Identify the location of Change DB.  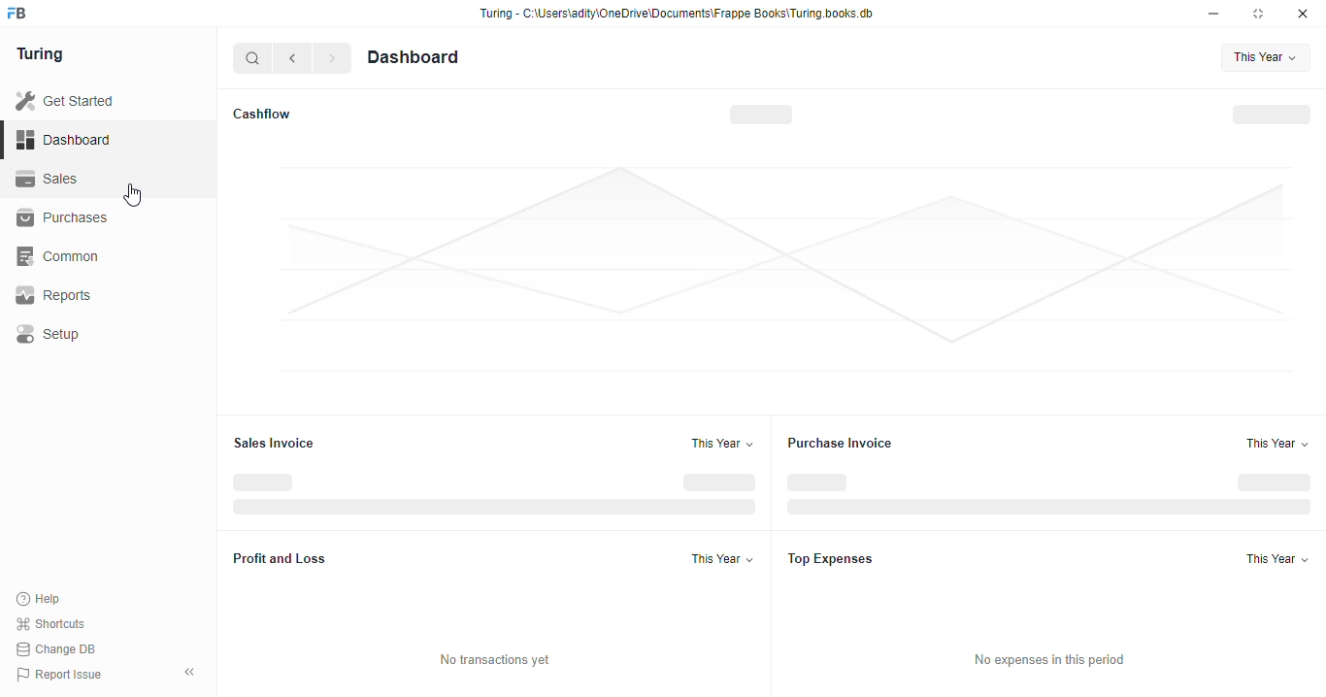
(60, 648).